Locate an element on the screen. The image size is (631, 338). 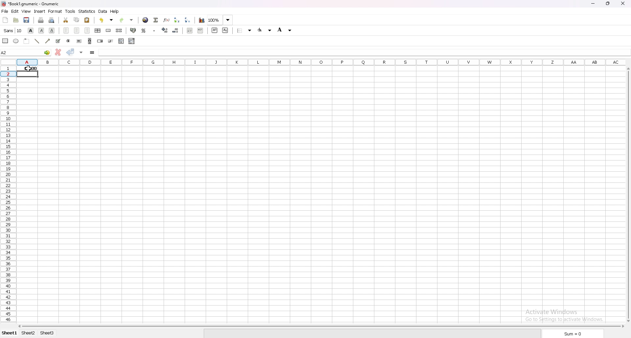
sort ascending is located at coordinates (176, 20).